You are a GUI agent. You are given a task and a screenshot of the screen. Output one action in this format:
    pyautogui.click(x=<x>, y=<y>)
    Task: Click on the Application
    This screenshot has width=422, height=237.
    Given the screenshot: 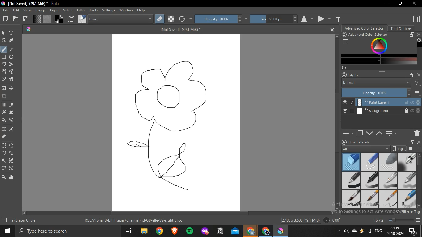 What is the action you would take?
    pyautogui.click(x=159, y=231)
    